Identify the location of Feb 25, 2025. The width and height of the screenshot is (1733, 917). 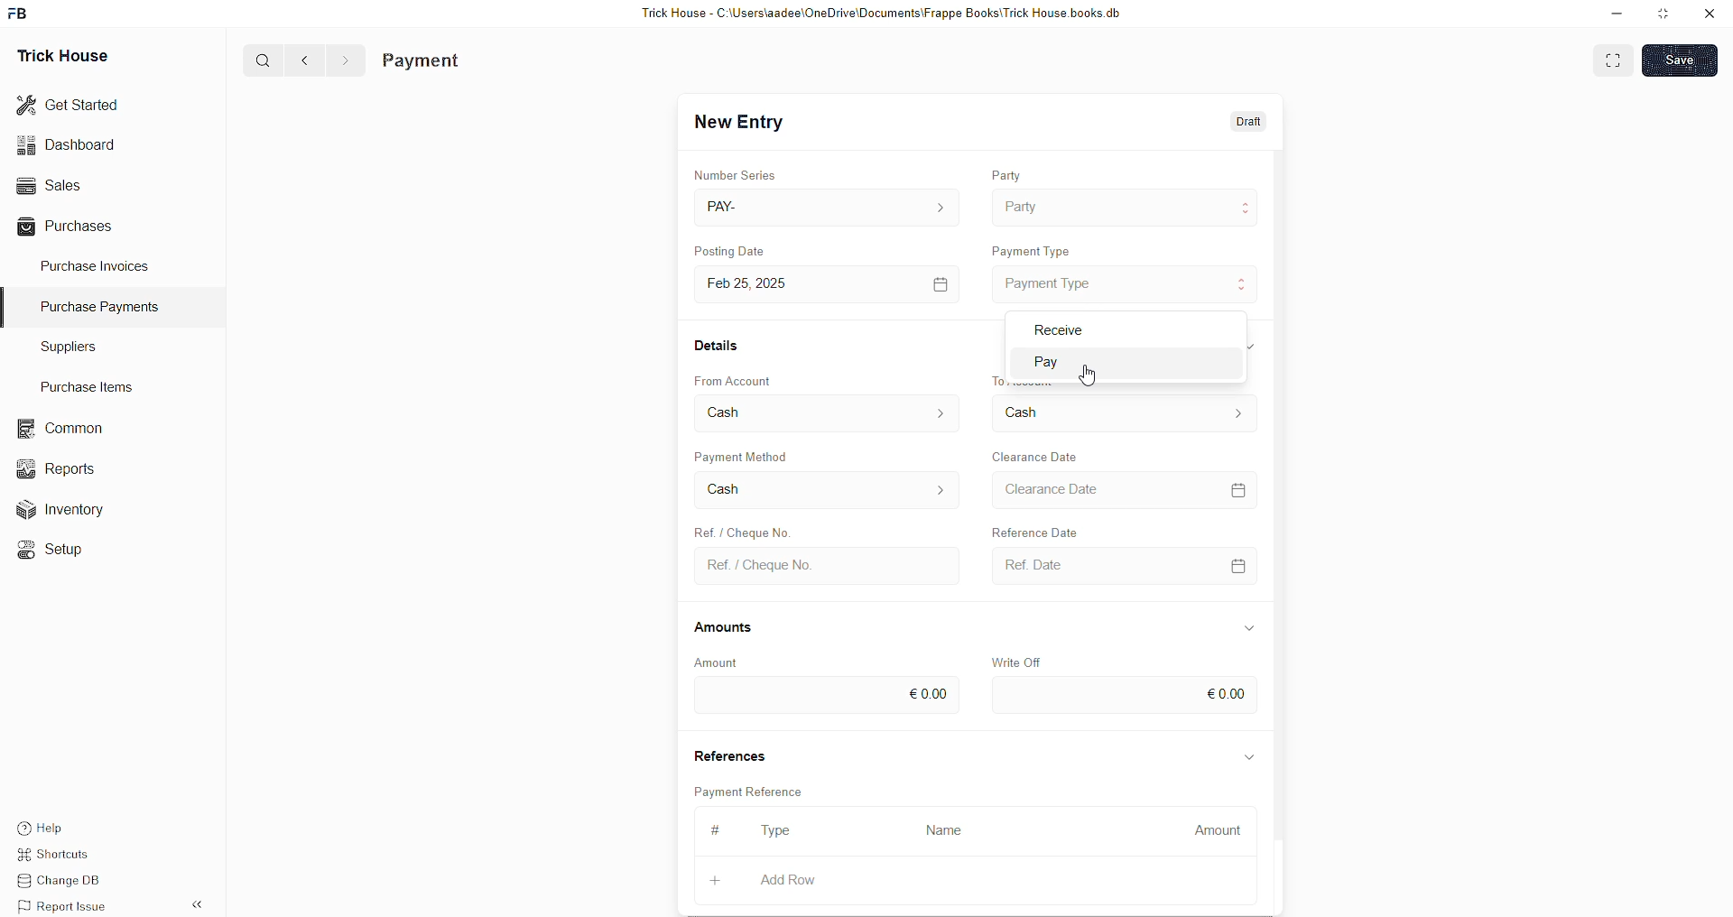
(760, 283).